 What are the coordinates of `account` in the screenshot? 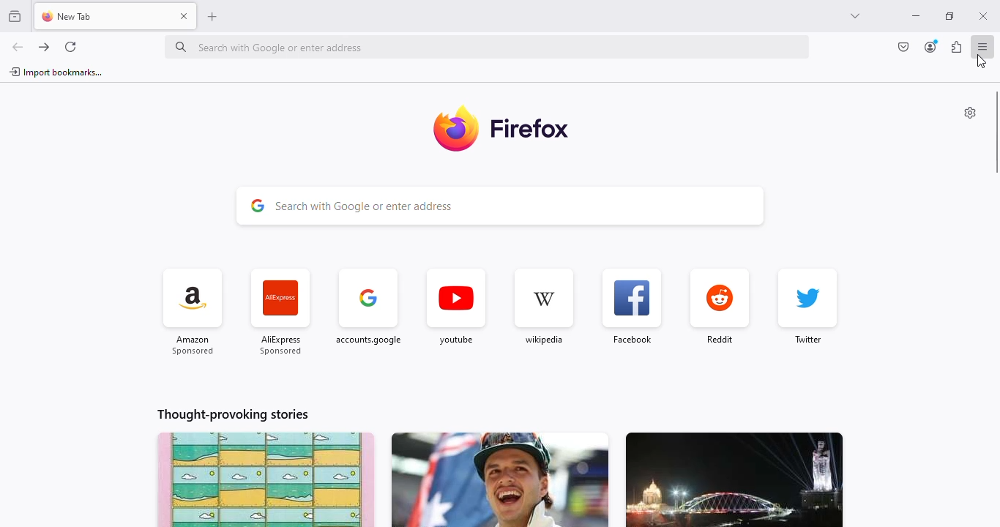 It's located at (932, 46).